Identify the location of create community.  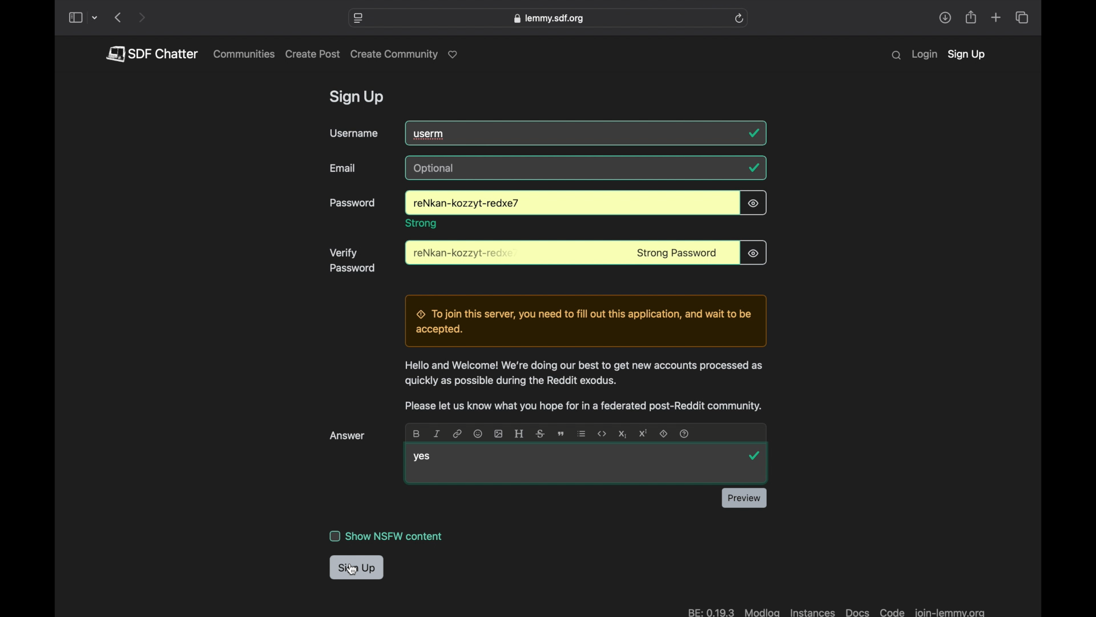
(406, 55).